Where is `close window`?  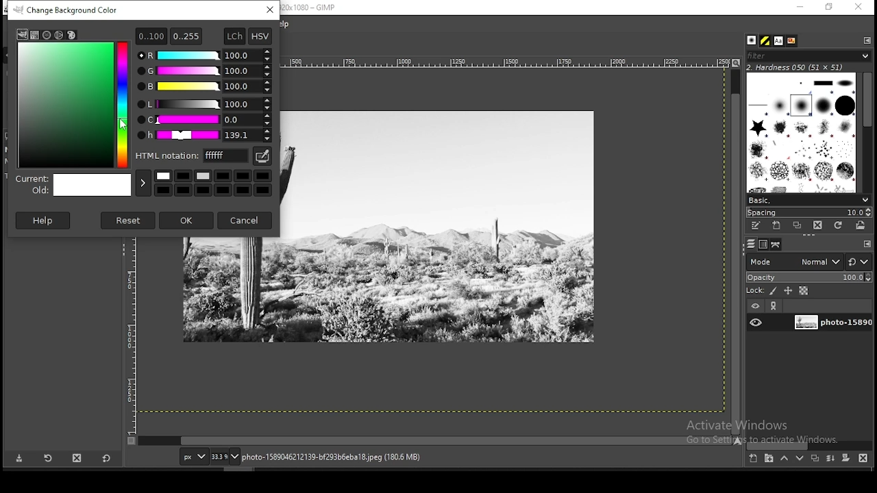
close window is located at coordinates (271, 10).